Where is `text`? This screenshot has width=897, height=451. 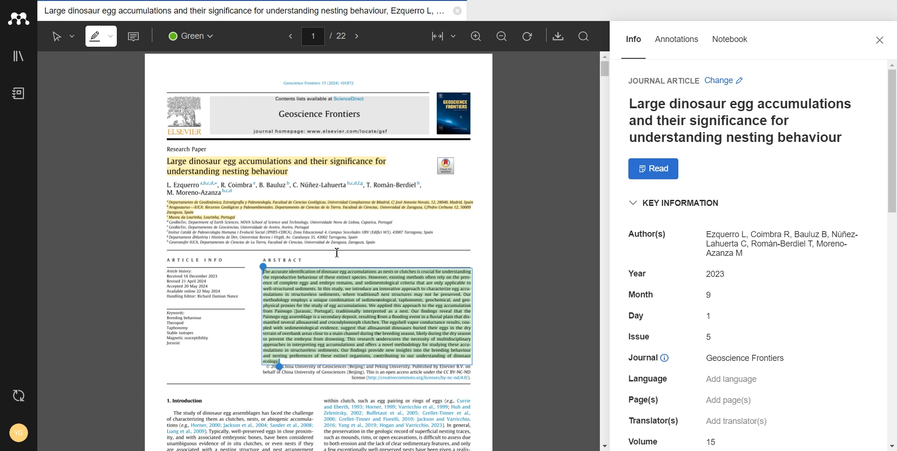
text is located at coordinates (646, 357).